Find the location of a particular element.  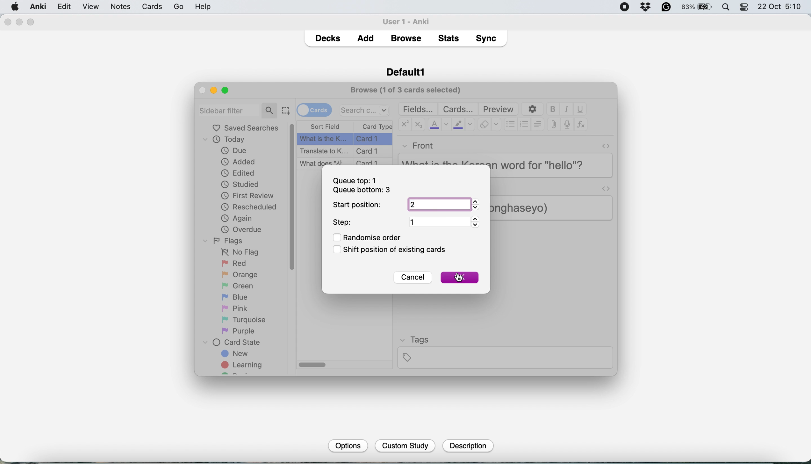

cards is located at coordinates (458, 109).